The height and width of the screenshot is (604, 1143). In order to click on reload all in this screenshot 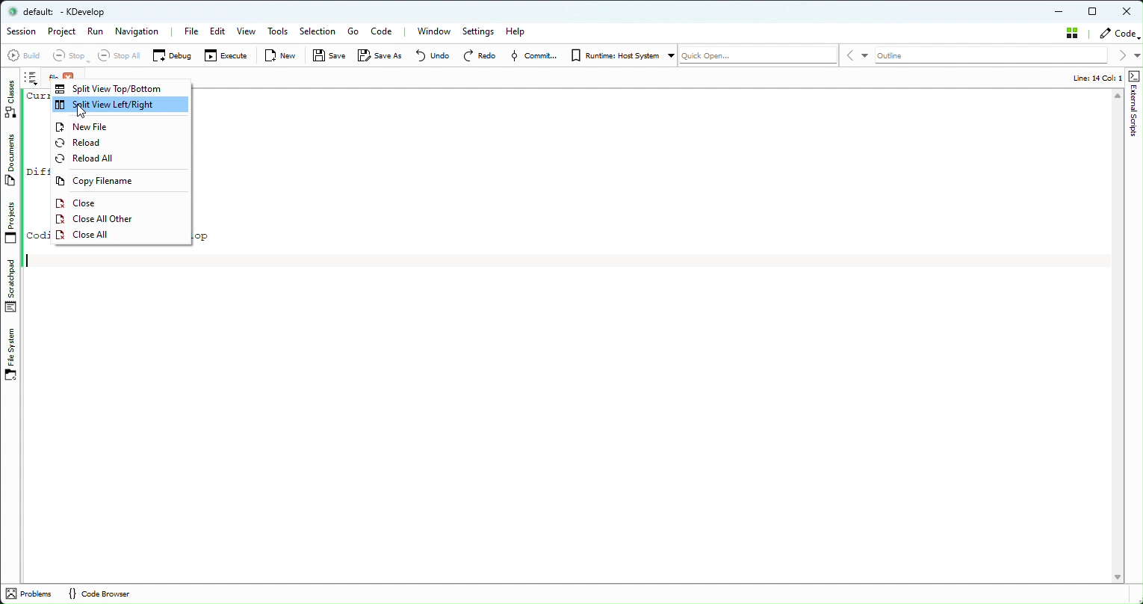, I will do `click(117, 158)`.